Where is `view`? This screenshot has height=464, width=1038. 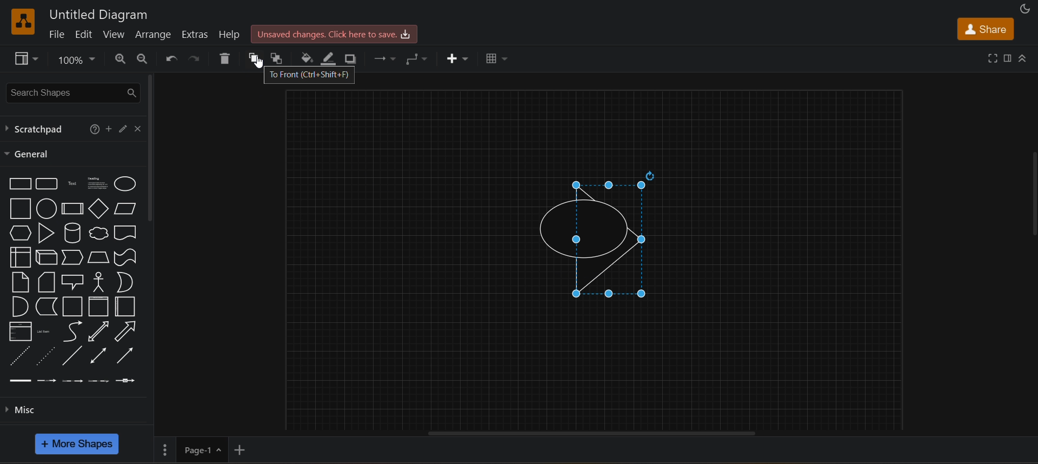
view is located at coordinates (24, 58).